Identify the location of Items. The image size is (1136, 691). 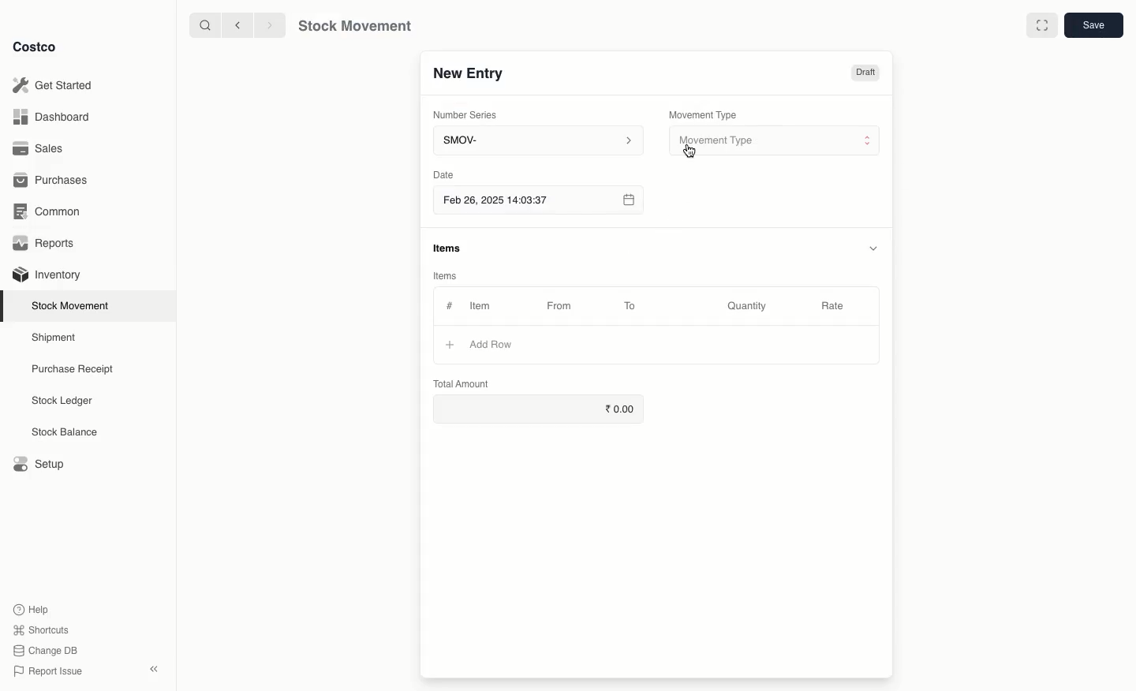
(443, 275).